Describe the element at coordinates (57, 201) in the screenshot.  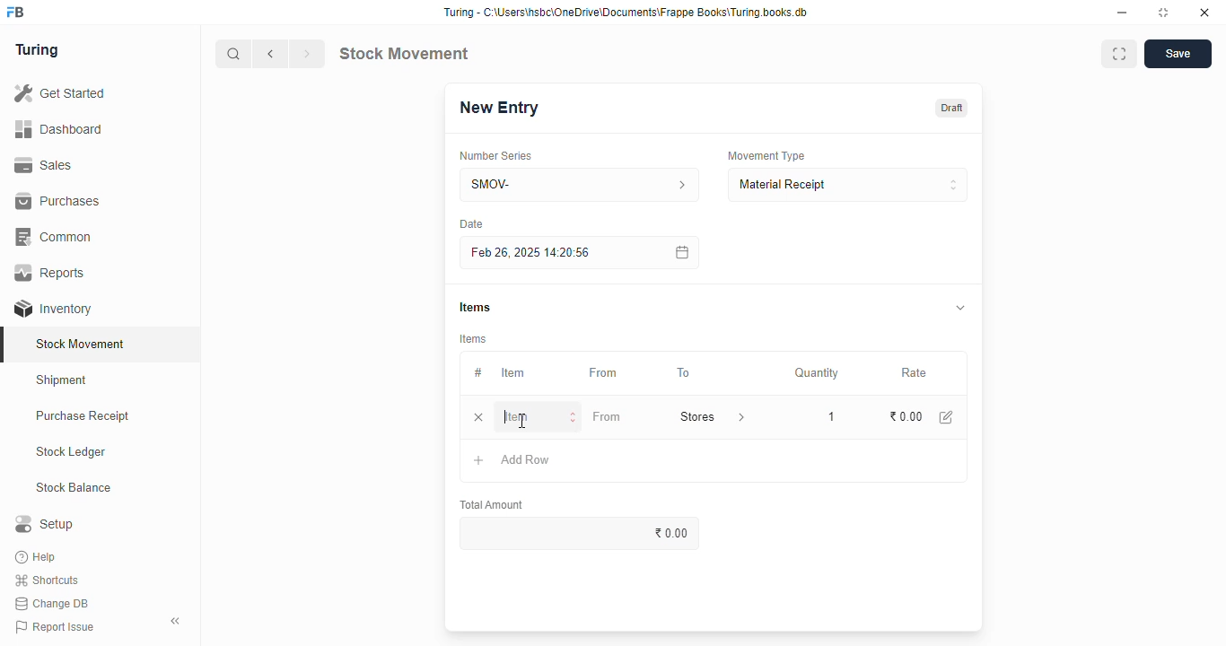
I see `purchases` at that location.